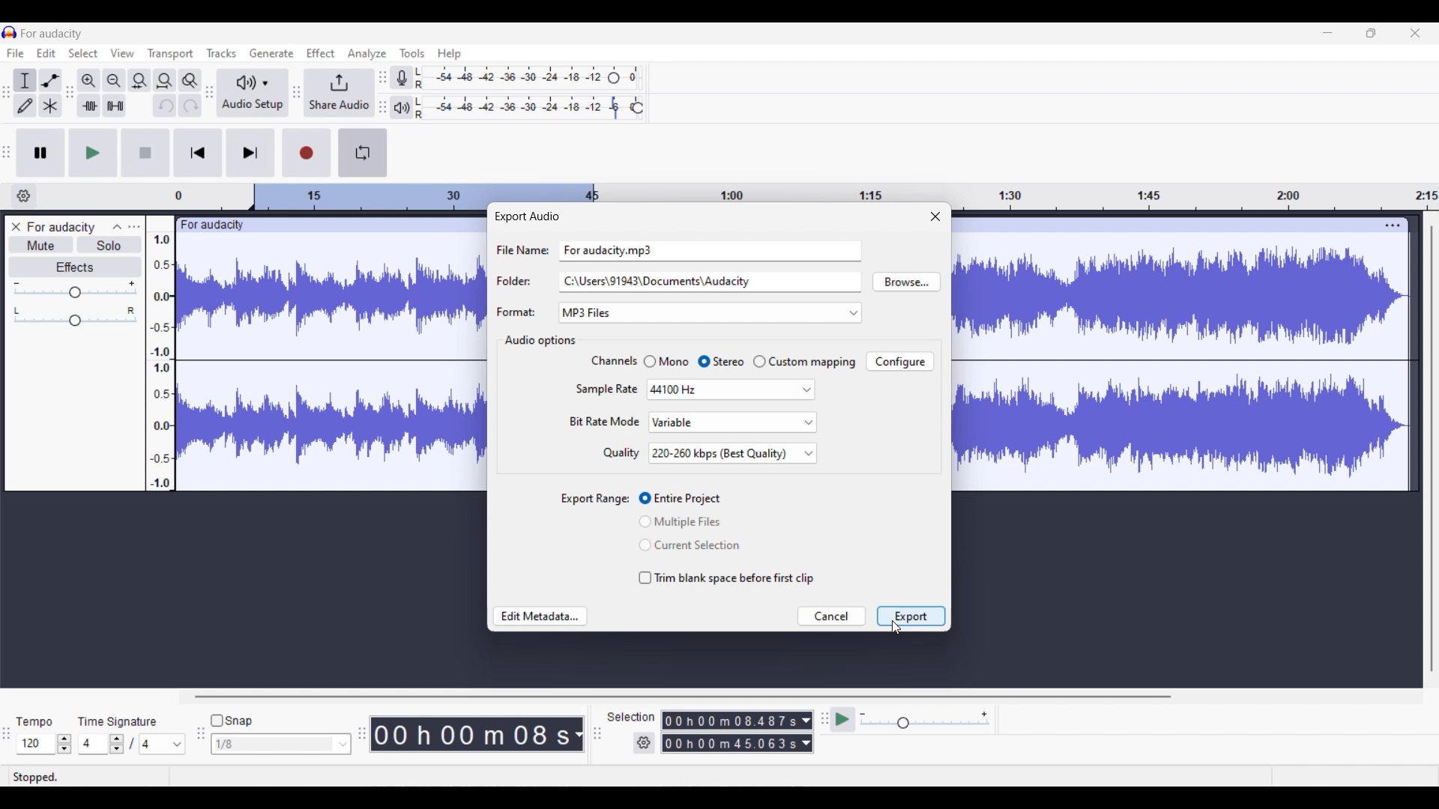 This screenshot has width=1439, height=809. What do you see at coordinates (844, 719) in the screenshot?
I see `Play at speed/Play at speed once` at bounding box center [844, 719].